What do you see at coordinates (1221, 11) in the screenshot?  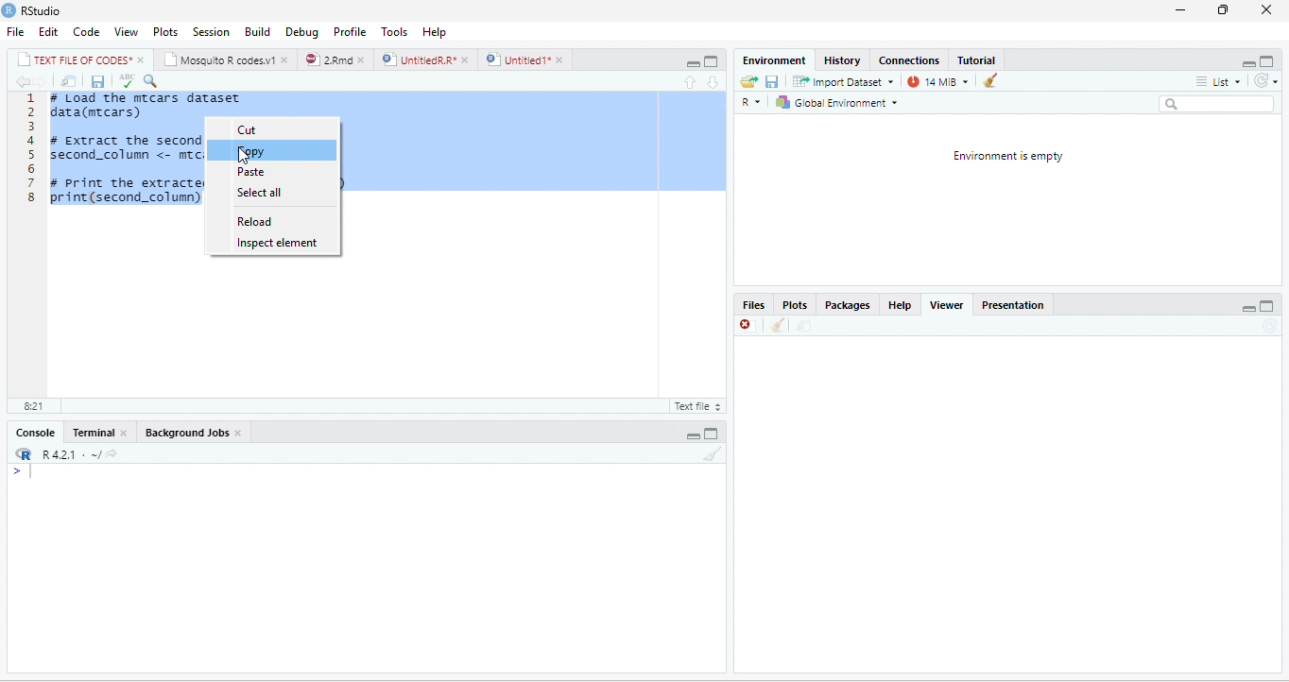 I see `restore down` at bounding box center [1221, 11].